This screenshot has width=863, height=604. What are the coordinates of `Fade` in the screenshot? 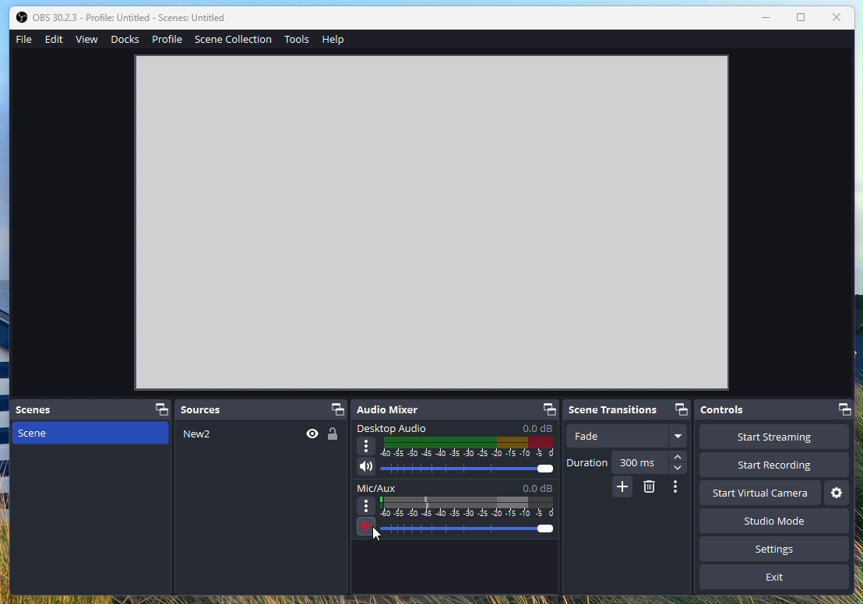 It's located at (629, 435).